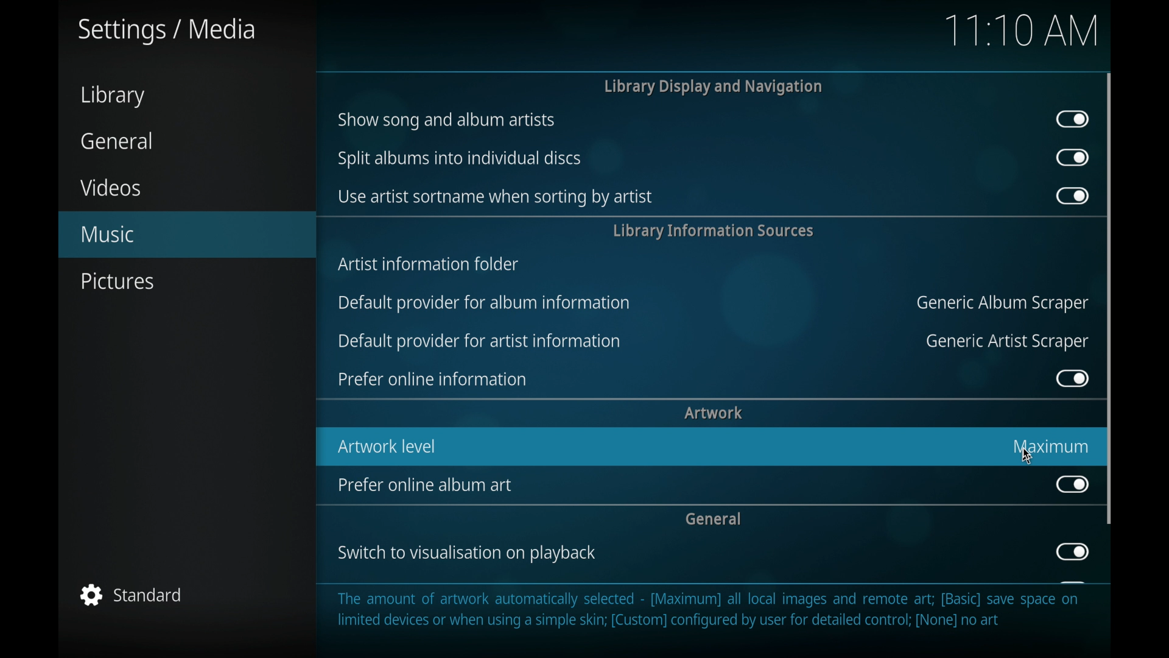 The height and width of the screenshot is (658, 1169). What do you see at coordinates (114, 96) in the screenshot?
I see `library` at bounding box center [114, 96].